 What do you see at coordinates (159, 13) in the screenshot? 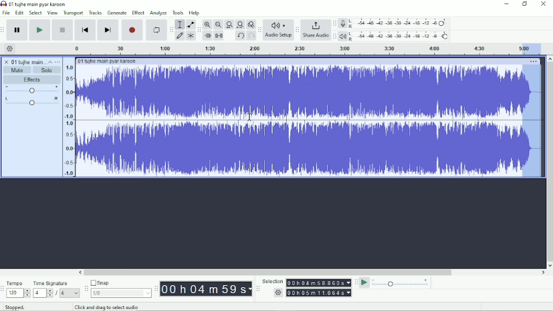
I see `Analyze` at bounding box center [159, 13].